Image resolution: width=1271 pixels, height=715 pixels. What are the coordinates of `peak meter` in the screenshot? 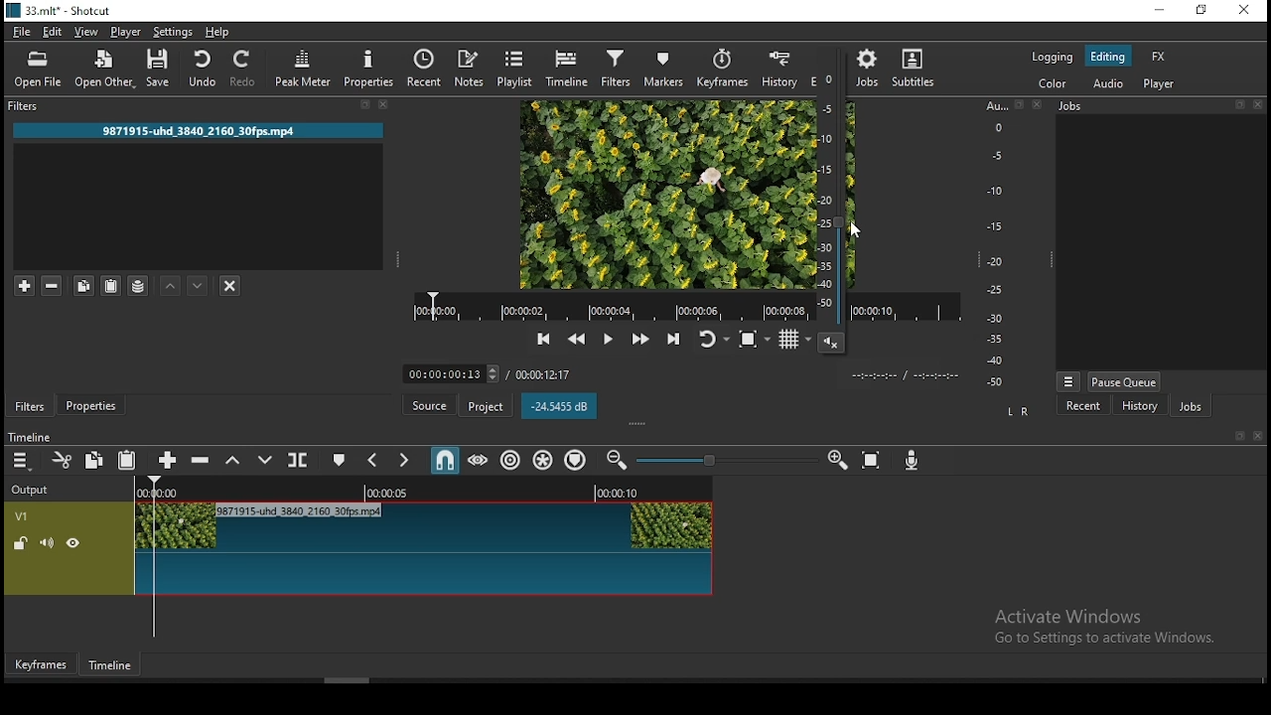 It's located at (305, 70).